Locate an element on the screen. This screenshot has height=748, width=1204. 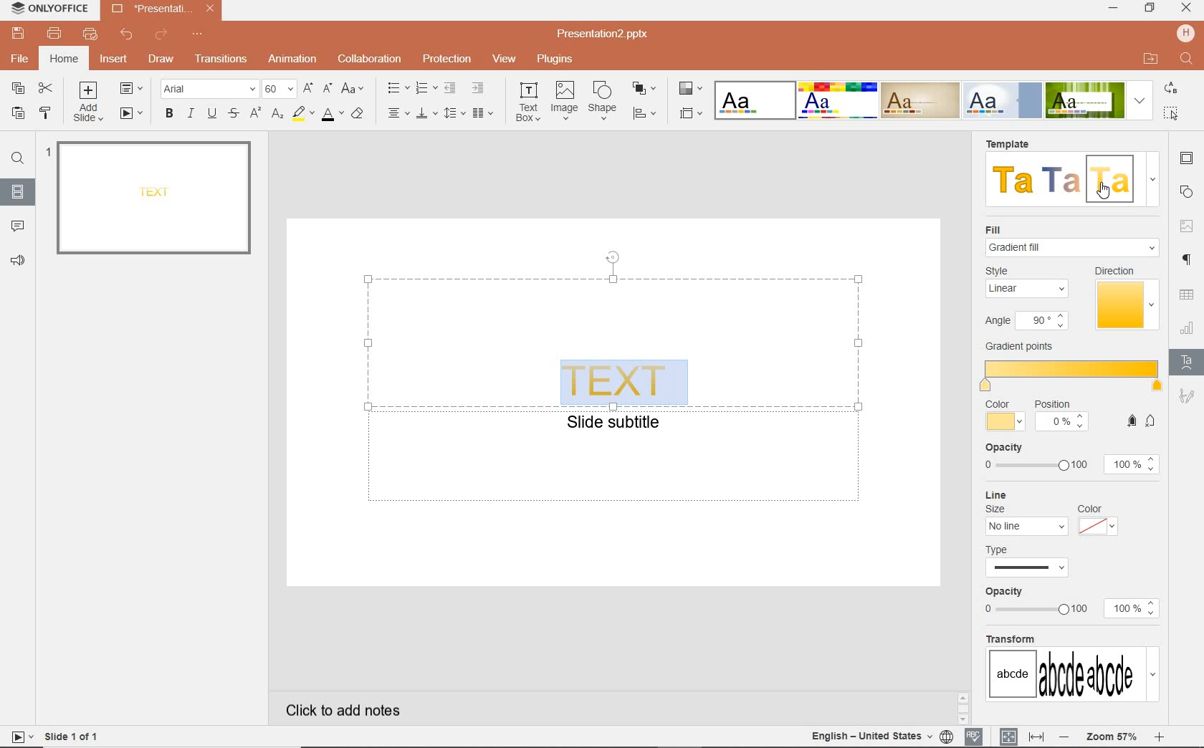
ADD SLIDE is located at coordinates (92, 102).